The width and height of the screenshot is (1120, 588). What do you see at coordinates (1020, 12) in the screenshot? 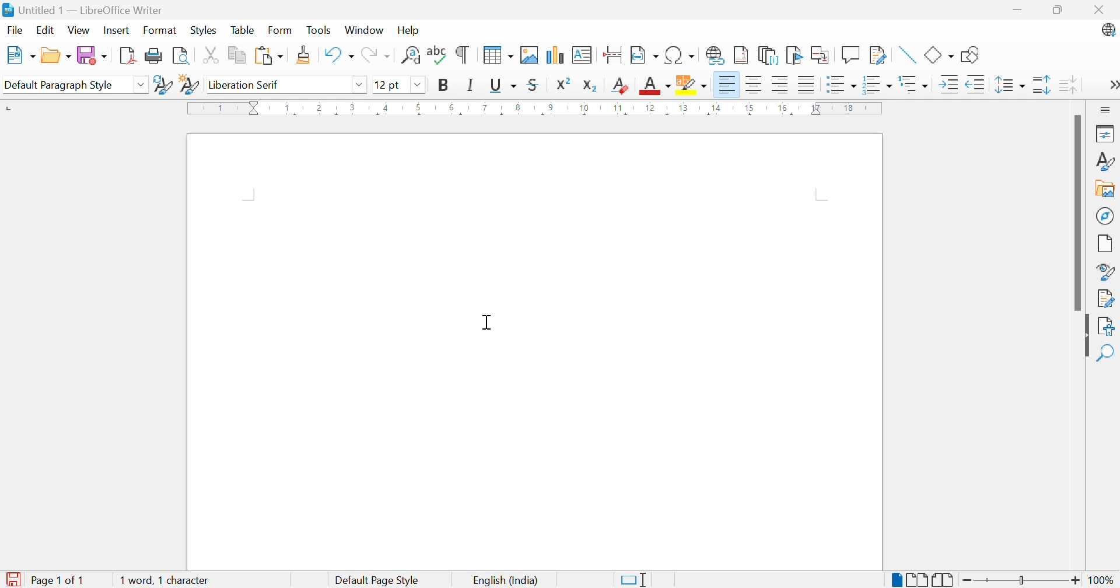
I see `Minimize` at bounding box center [1020, 12].